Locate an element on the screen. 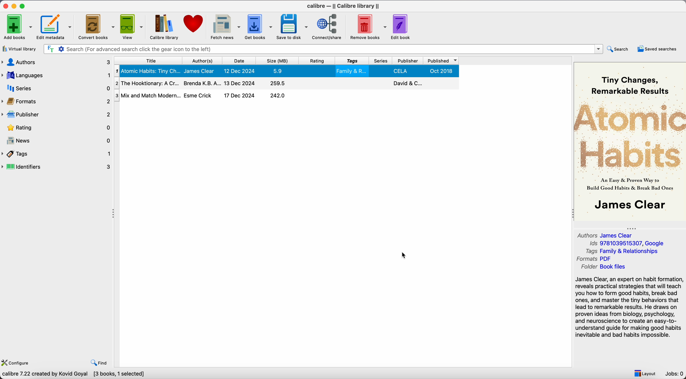 Image resolution: width=686 pixels, height=379 pixels. rating is located at coordinates (317, 60).